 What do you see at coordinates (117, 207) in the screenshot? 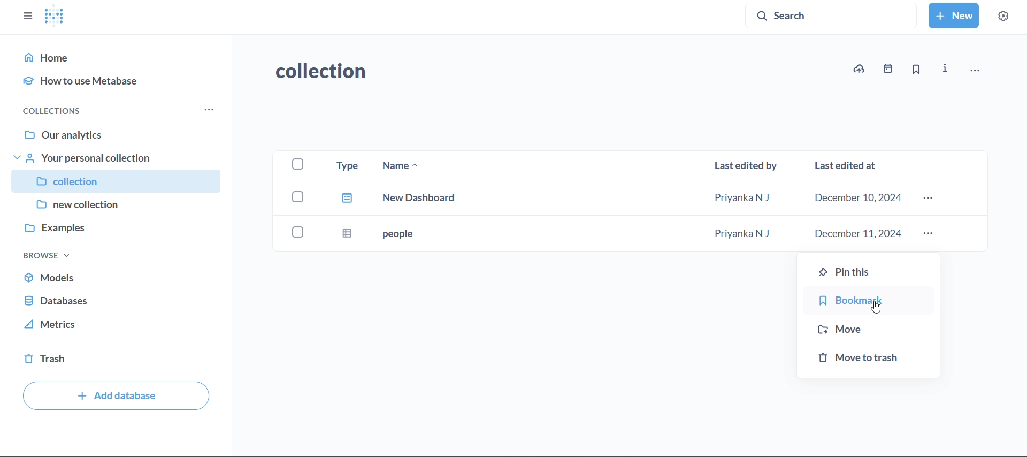
I see `new collection ` at bounding box center [117, 207].